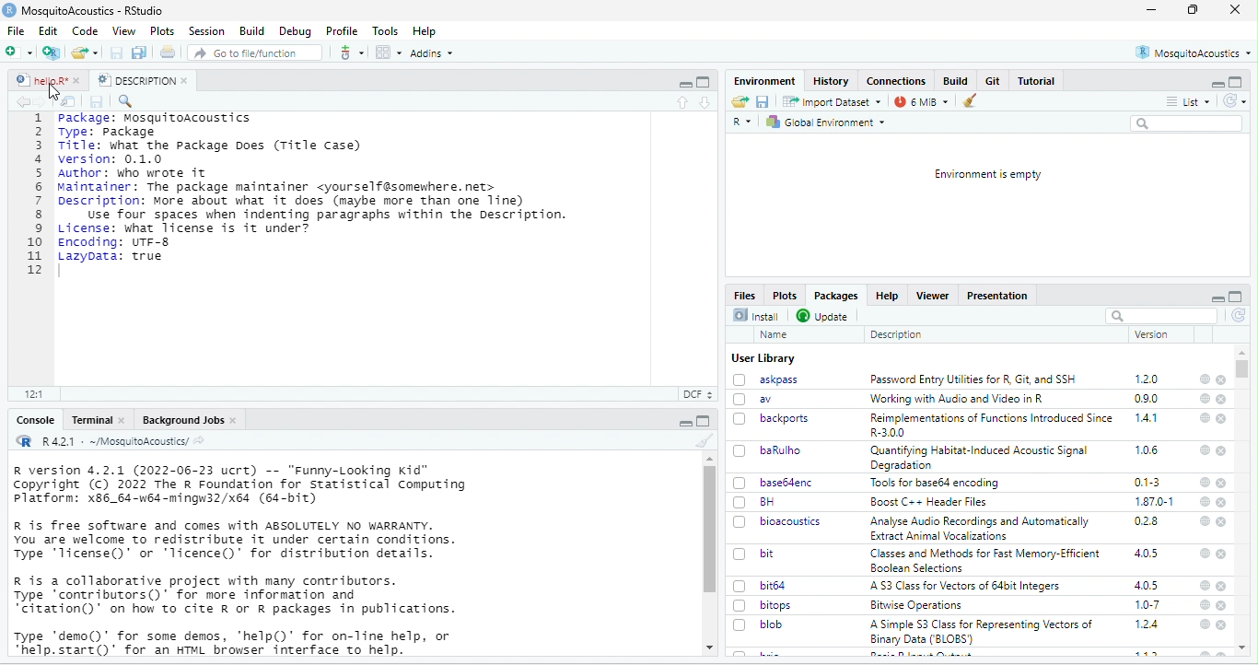 This screenshot has height=665, width=1258. What do you see at coordinates (1147, 522) in the screenshot?
I see `0.2.8` at bounding box center [1147, 522].